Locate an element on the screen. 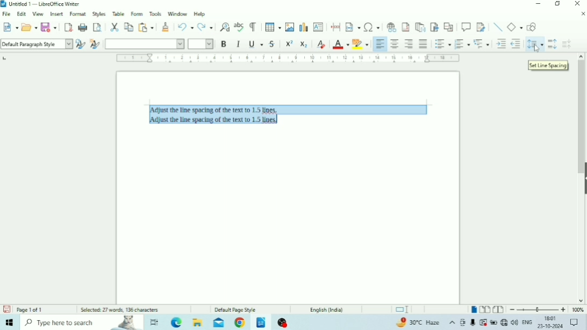 The height and width of the screenshot is (330, 587). Single-page view is located at coordinates (474, 310).